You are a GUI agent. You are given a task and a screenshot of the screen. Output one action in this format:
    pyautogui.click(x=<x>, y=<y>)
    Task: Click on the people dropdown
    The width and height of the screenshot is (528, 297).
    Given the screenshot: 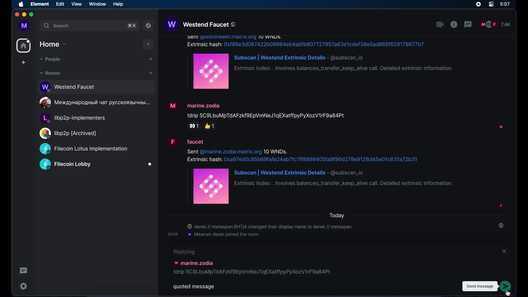 What is the action you would take?
    pyautogui.click(x=50, y=59)
    